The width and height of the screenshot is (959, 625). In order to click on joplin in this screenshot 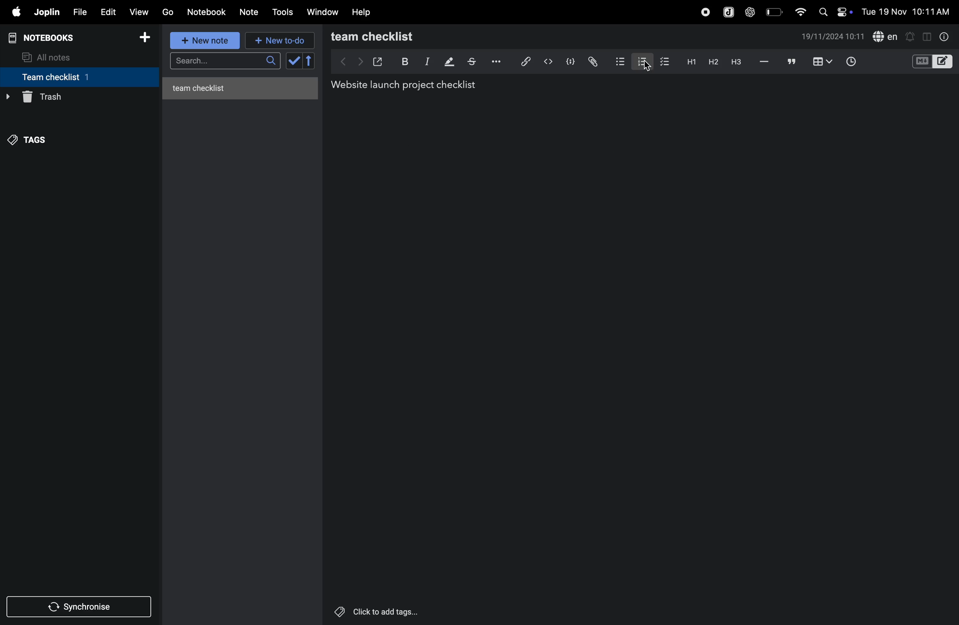, I will do `click(48, 12)`.